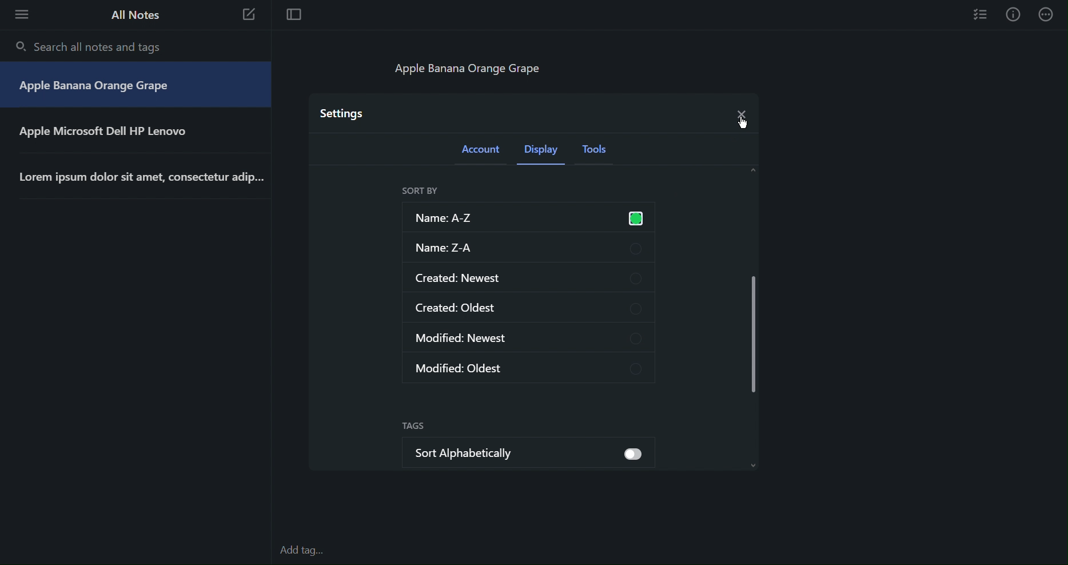  Describe the element at coordinates (599, 153) in the screenshot. I see `Tools` at that location.